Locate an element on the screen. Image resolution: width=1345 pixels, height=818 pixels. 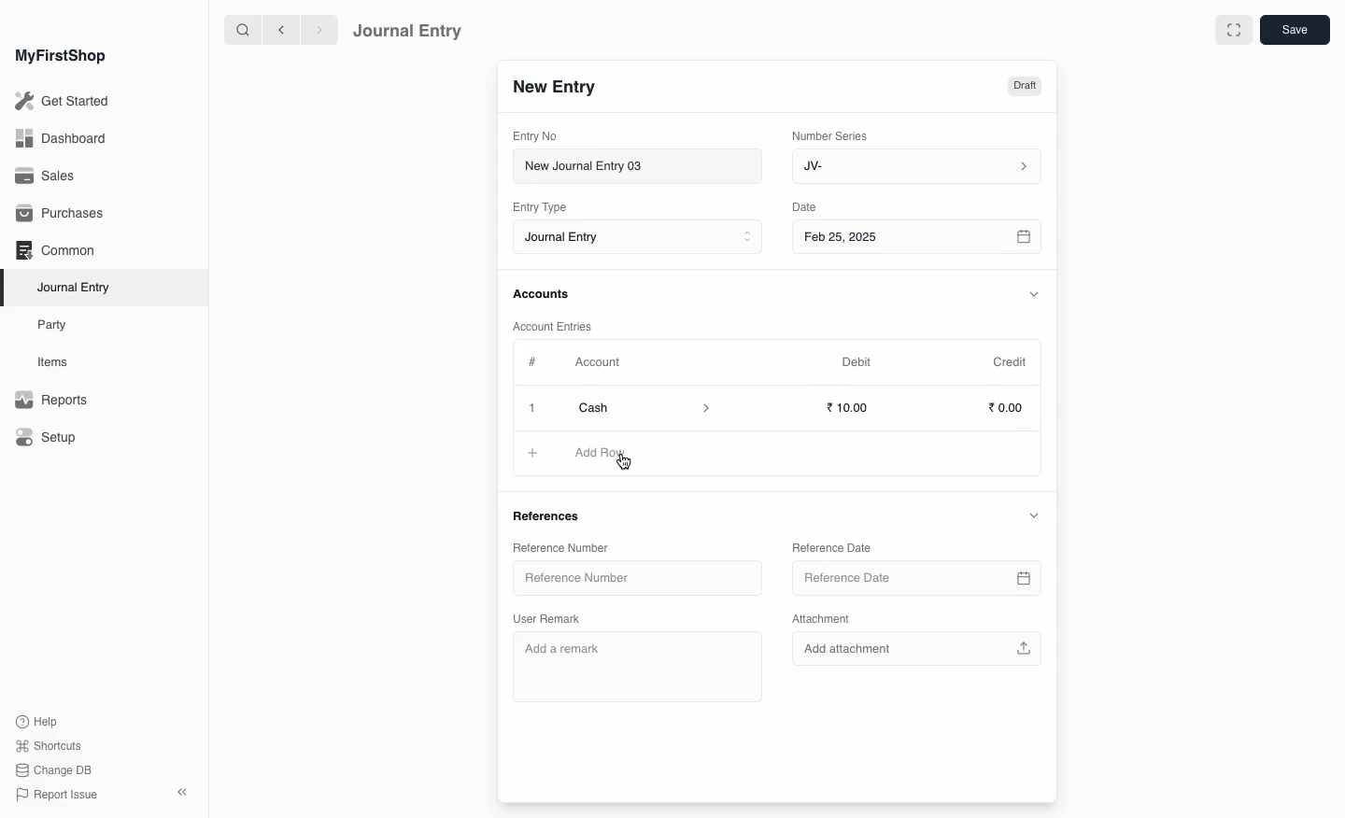
Purchases is located at coordinates (64, 214).